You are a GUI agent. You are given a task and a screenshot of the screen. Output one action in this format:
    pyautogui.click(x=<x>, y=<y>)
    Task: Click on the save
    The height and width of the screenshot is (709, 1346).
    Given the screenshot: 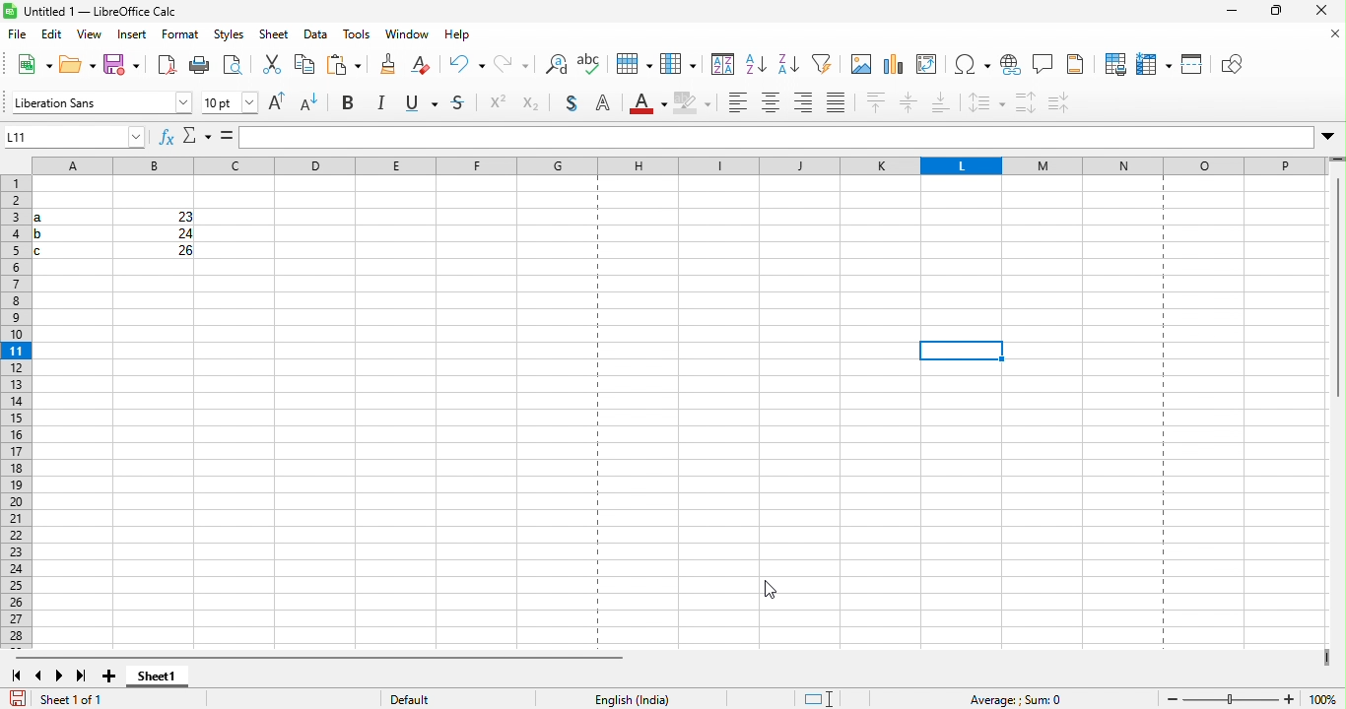 What is the action you would take?
    pyautogui.click(x=117, y=66)
    